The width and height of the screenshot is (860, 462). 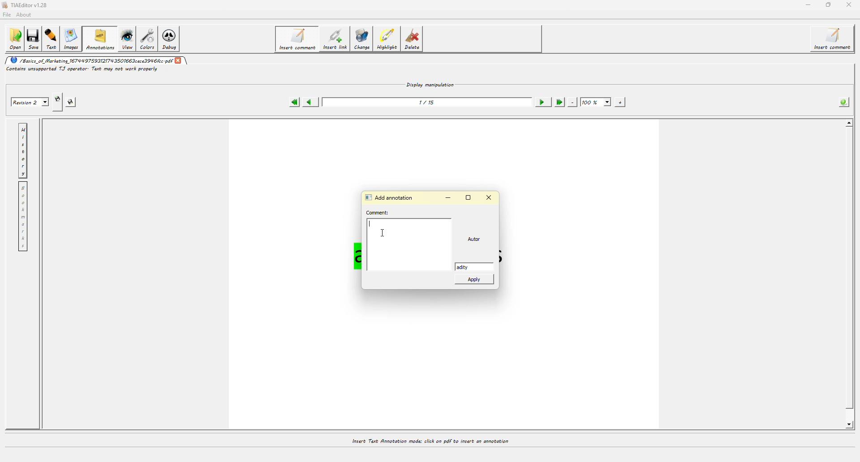 I want to click on open, so click(x=15, y=38).